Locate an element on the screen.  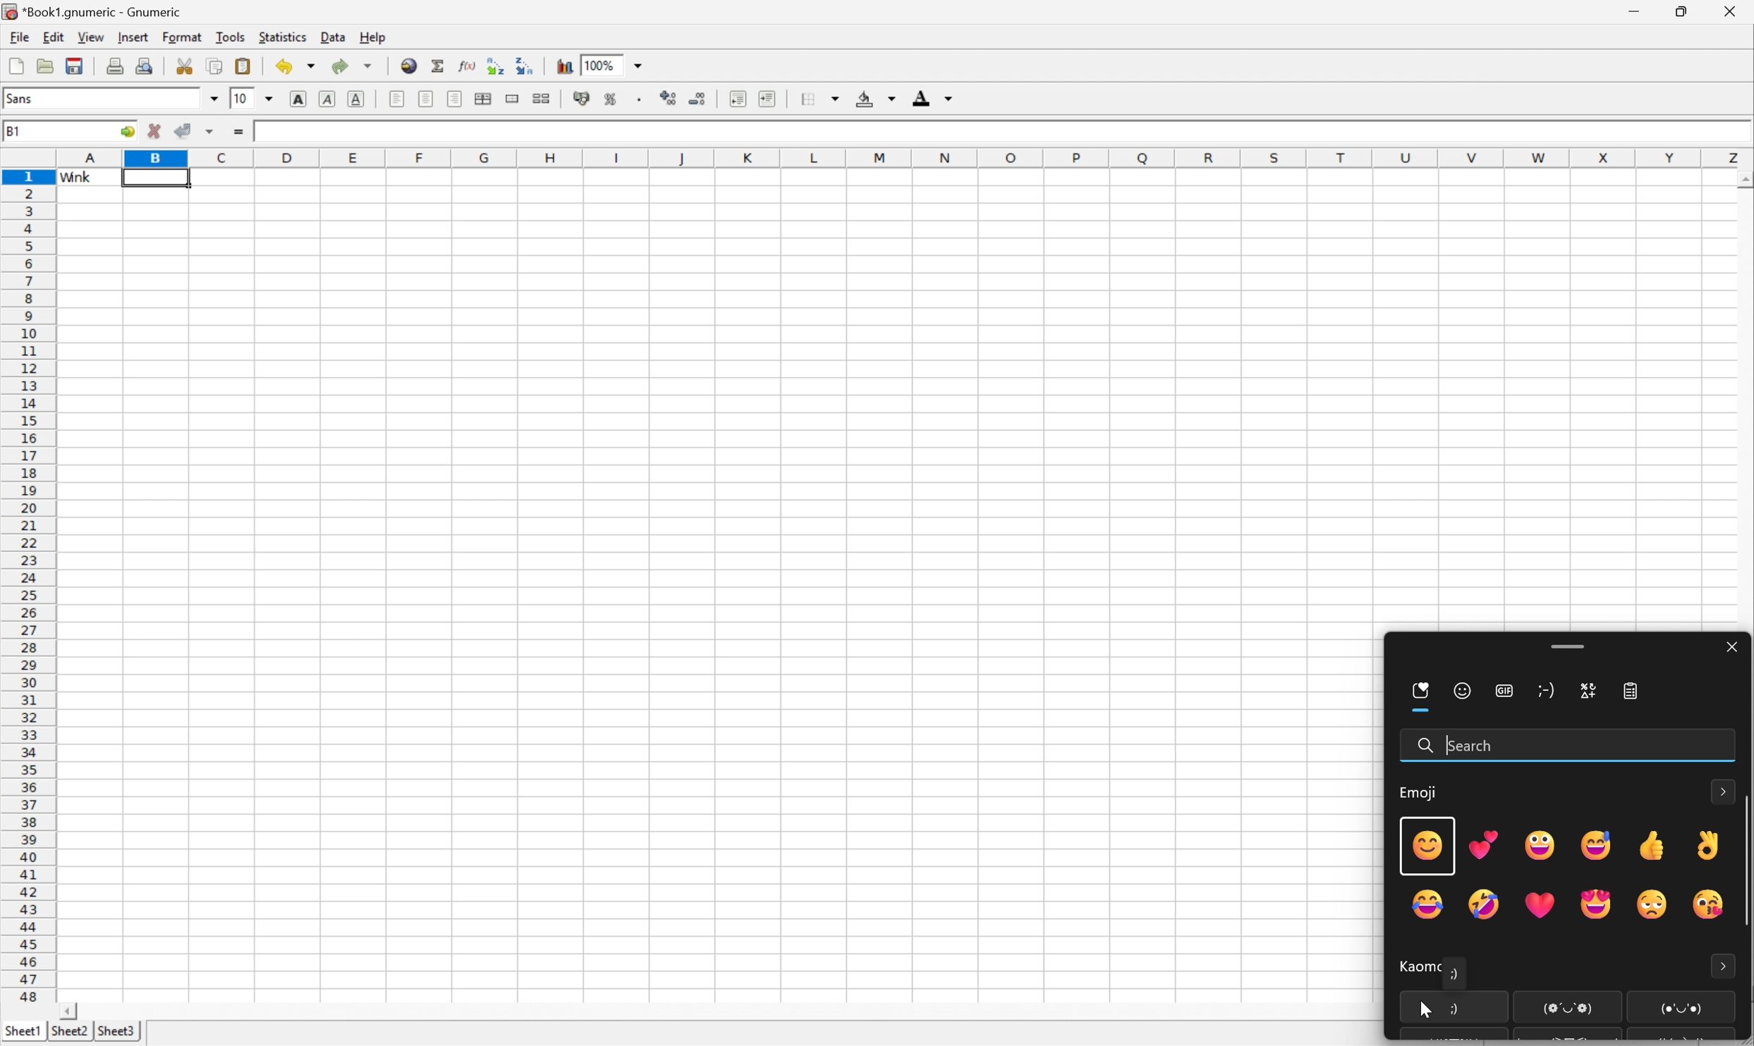
clipboard history is located at coordinates (1636, 695).